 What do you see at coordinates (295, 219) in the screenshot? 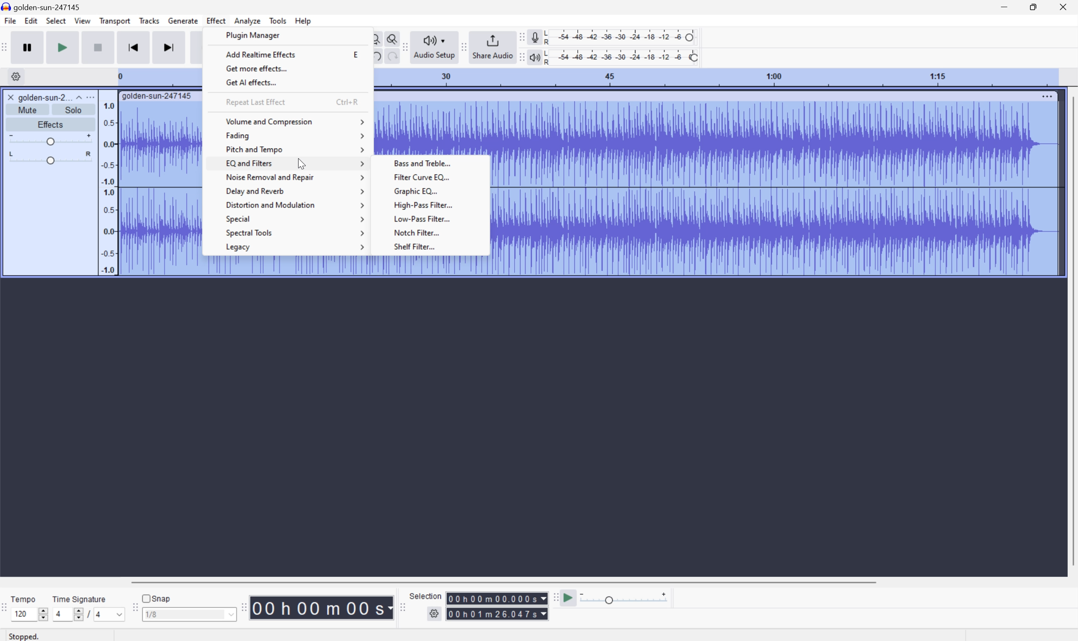
I see `Special` at bounding box center [295, 219].